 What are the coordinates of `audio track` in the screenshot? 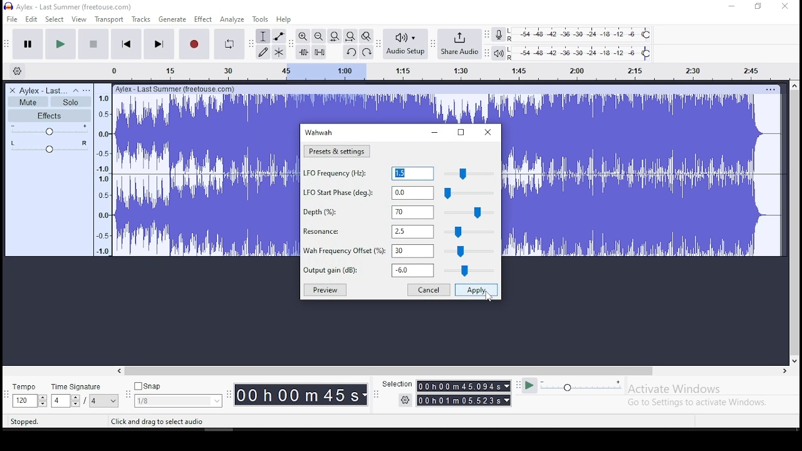 It's located at (643, 176).